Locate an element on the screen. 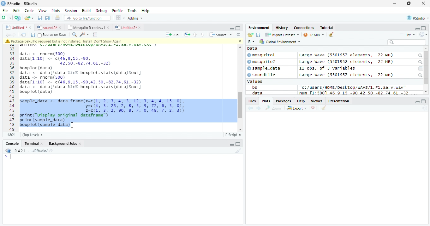  mosquito1 is located at coordinates (262, 55).